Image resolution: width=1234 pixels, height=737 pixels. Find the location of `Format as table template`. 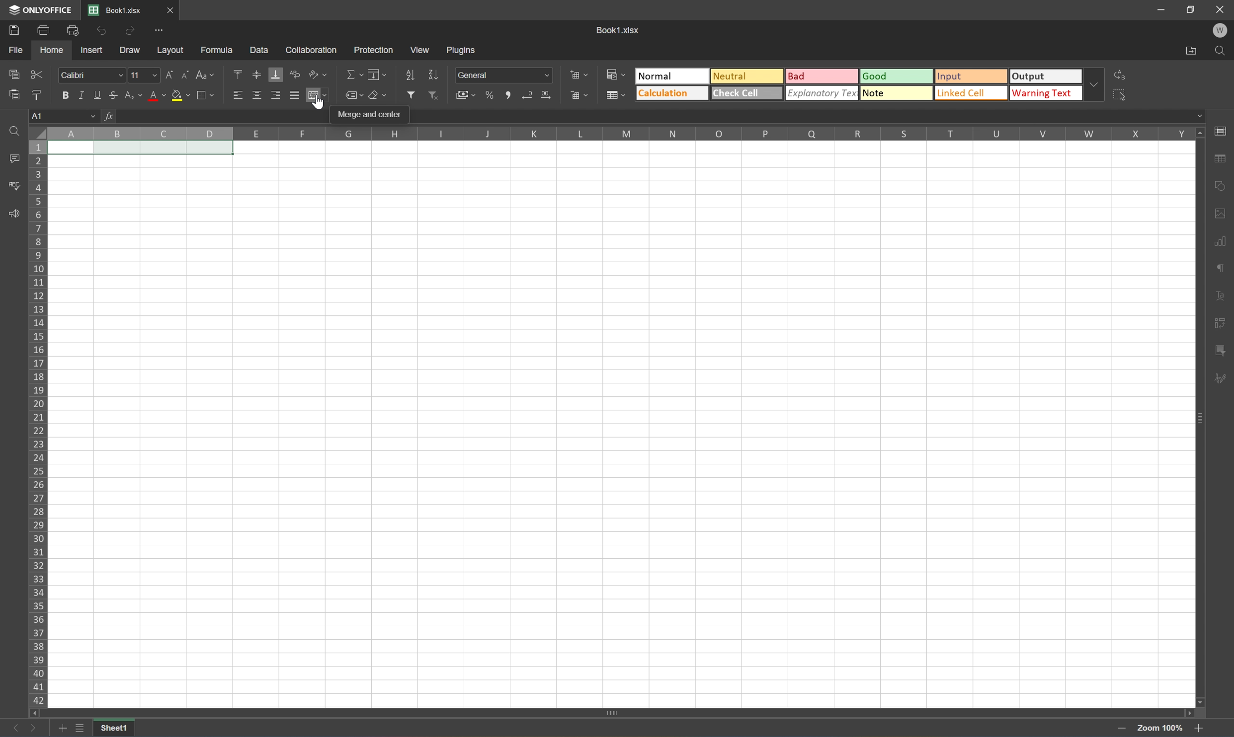

Format as table template is located at coordinates (614, 94).